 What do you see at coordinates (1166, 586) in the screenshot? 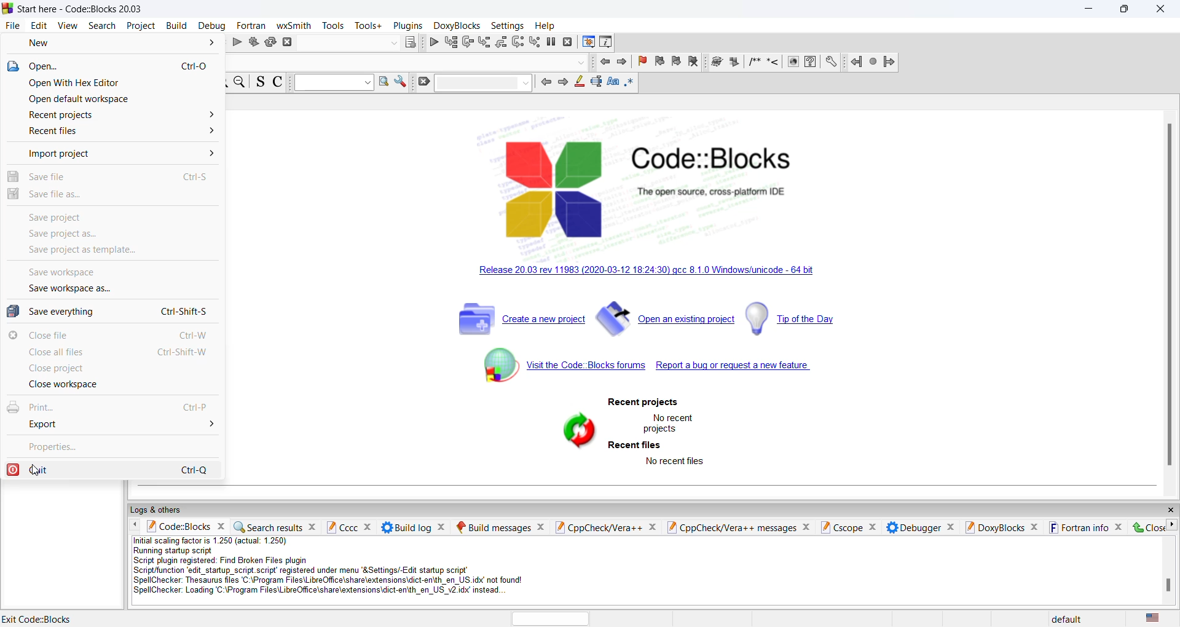
I see `scrollbar` at bounding box center [1166, 586].